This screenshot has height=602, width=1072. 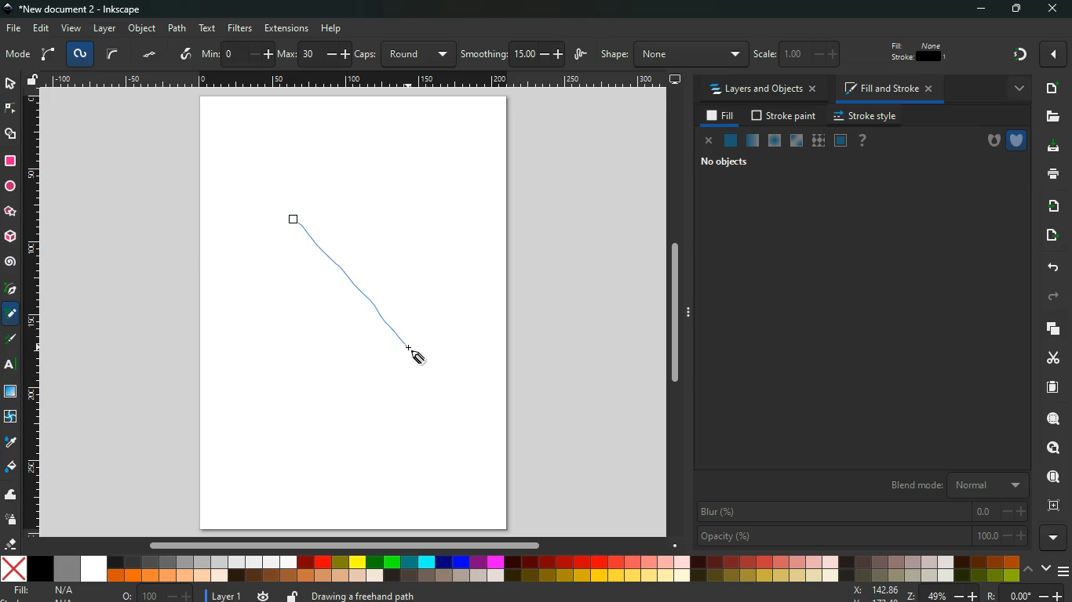 I want to click on rectangle, so click(x=10, y=162).